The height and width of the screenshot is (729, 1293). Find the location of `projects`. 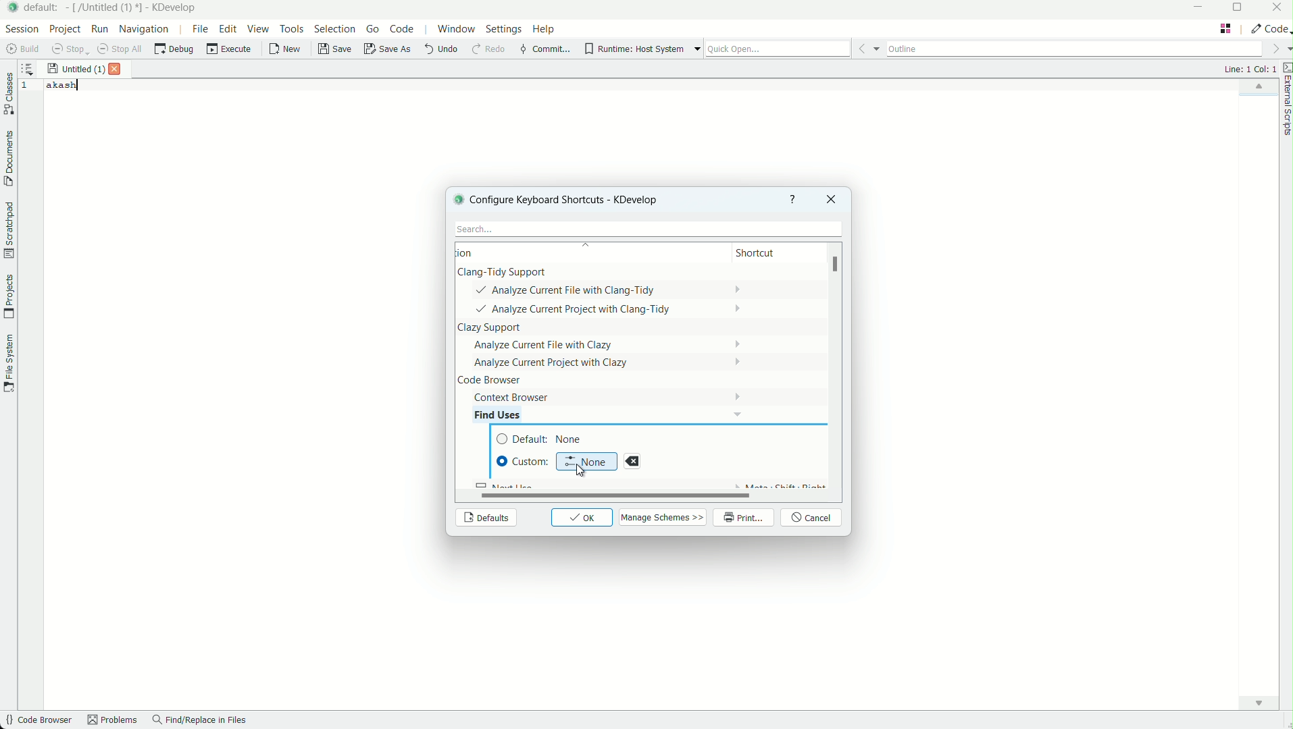

projects is located at coordinates (8, 297).